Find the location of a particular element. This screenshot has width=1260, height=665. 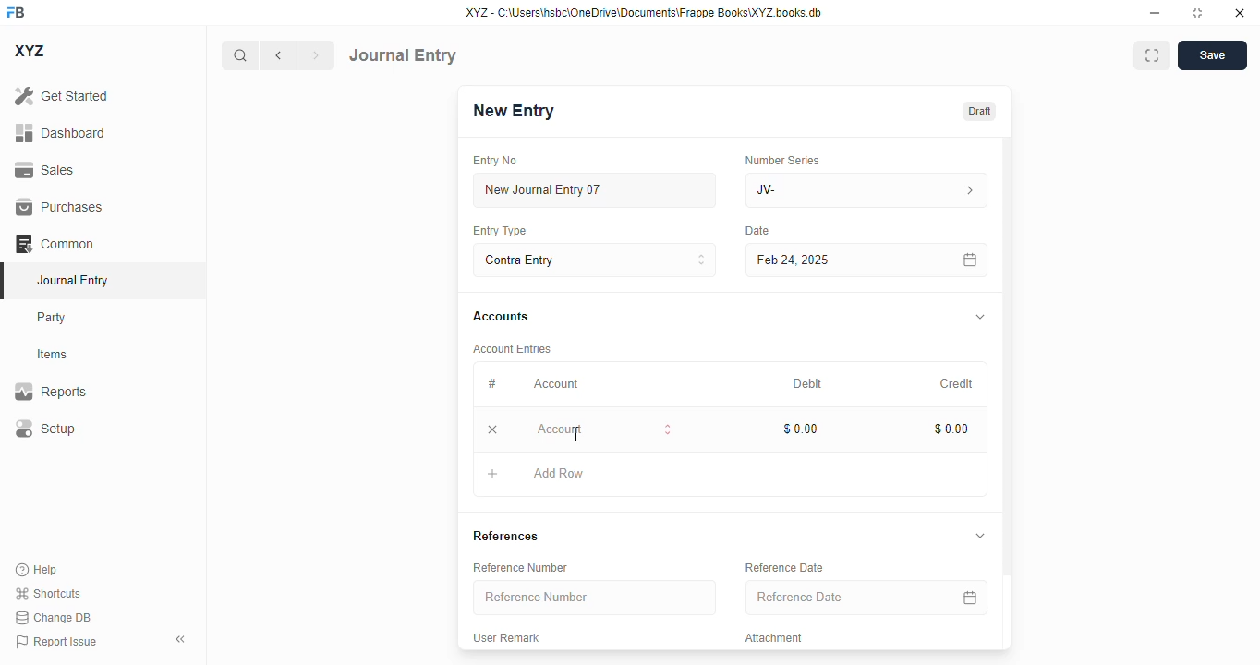

reference number is located at coordinates (596, 598).